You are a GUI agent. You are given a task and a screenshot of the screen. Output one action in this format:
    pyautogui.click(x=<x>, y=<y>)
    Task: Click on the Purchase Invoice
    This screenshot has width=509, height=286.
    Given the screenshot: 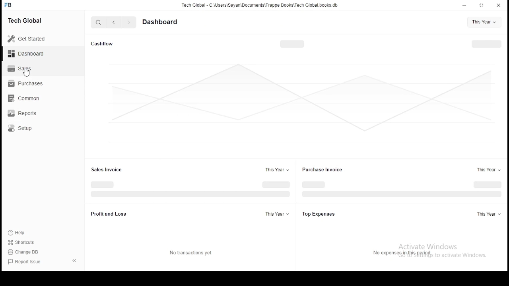 What is the action you would take?
    pyautogui.click(x=324, y=170)
    